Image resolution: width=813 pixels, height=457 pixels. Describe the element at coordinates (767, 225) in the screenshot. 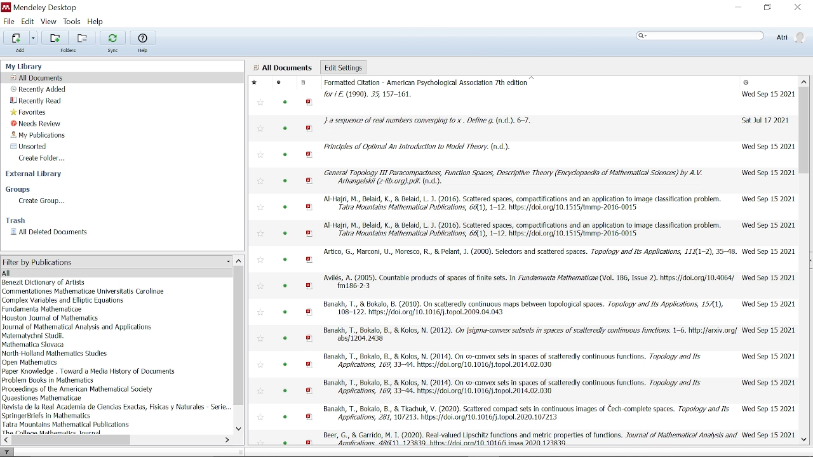

I see `date time` at that location.